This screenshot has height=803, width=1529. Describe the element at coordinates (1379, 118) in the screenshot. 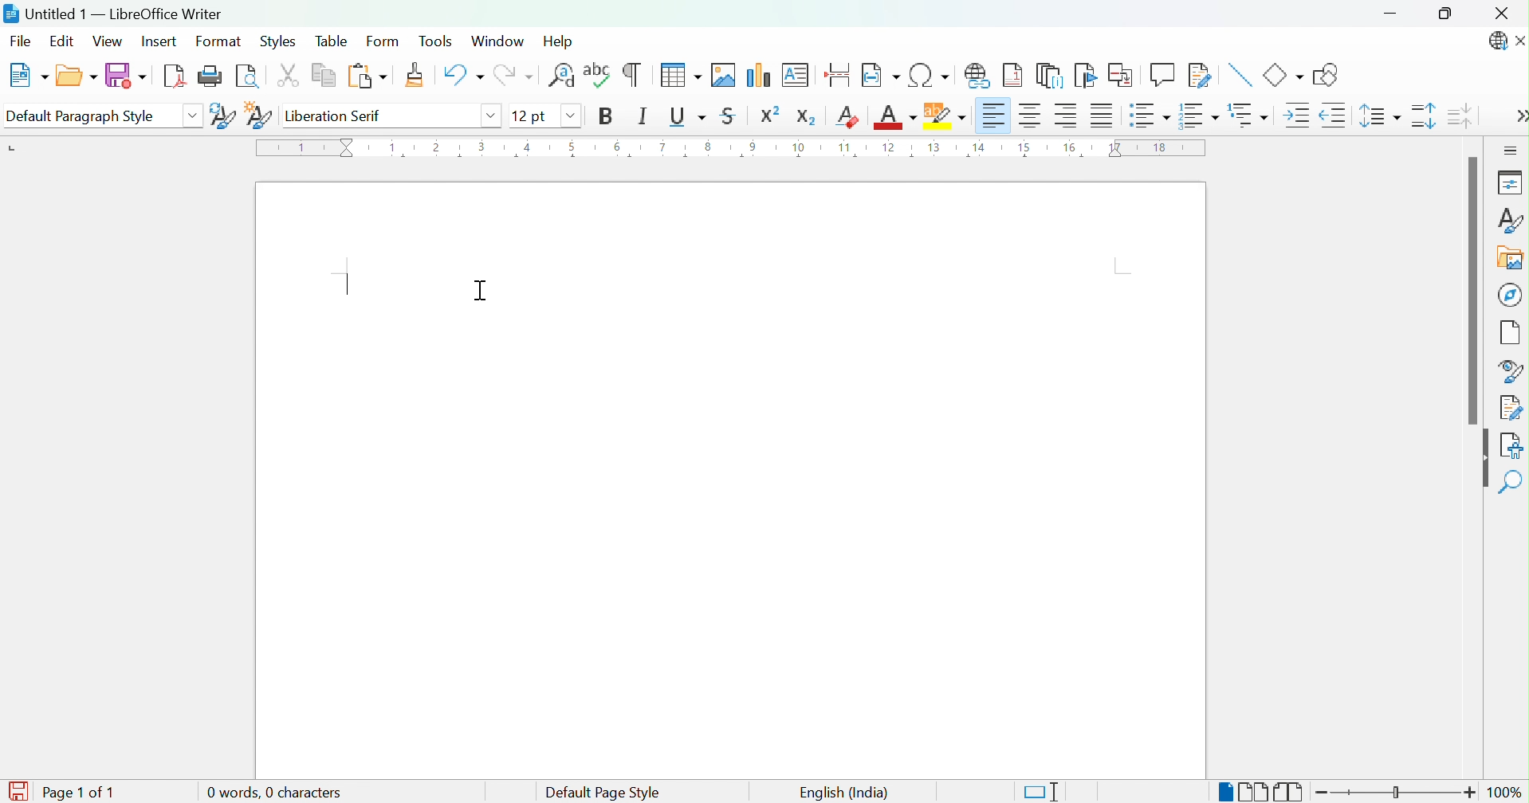

I see `Set Line Spacing` at that location.